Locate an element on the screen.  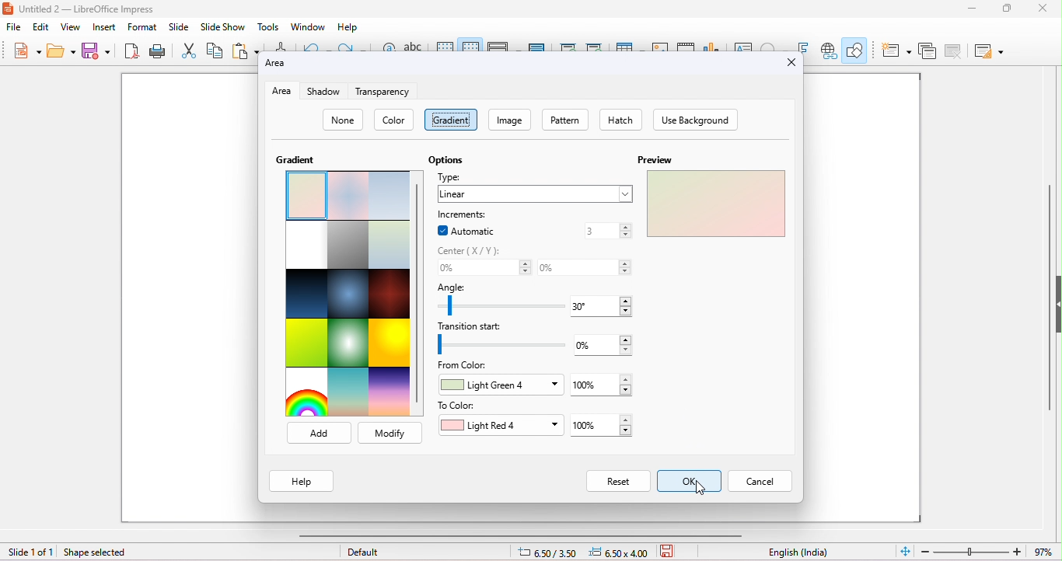
copy is located at coordinates (215, 50).